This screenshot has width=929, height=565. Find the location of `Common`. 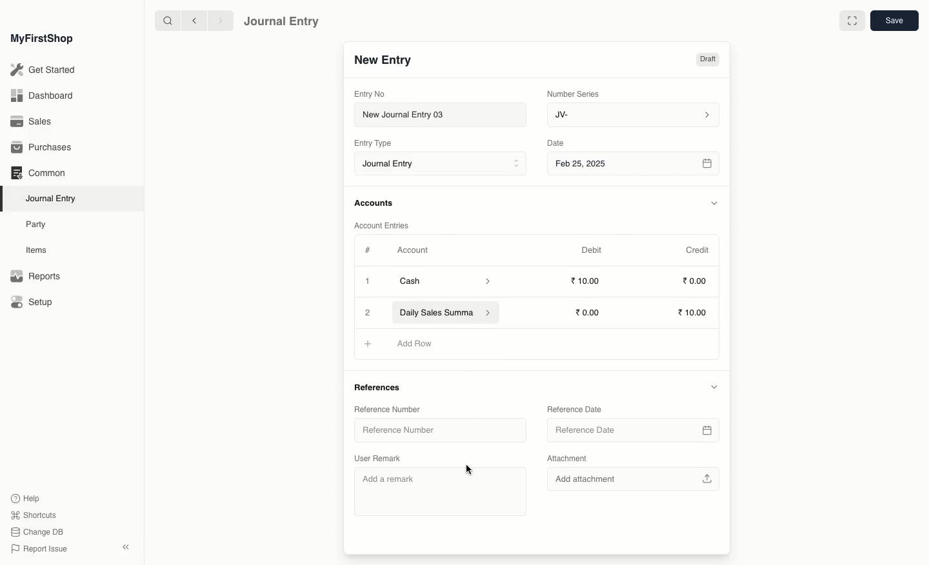

Common is located at coordinates (37, 173).